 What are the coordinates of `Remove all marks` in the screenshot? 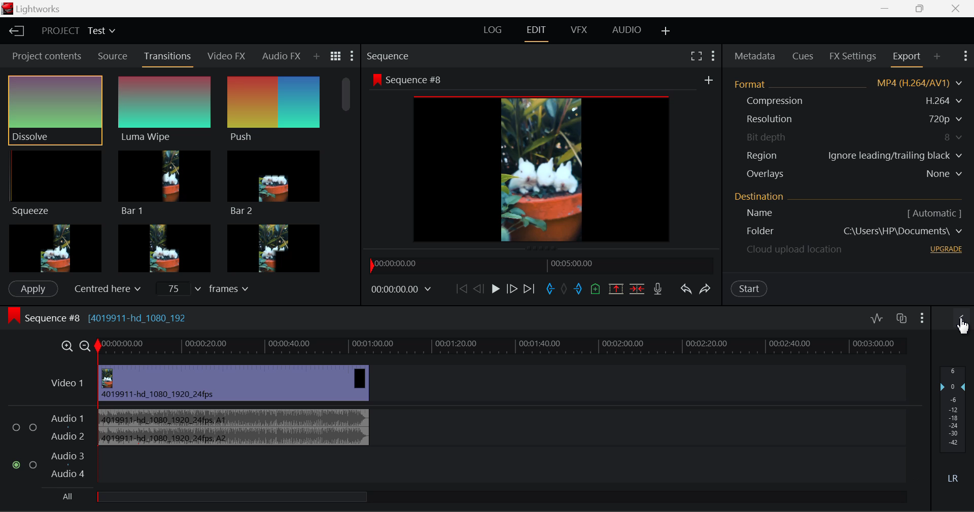 It's located at (564, 289).